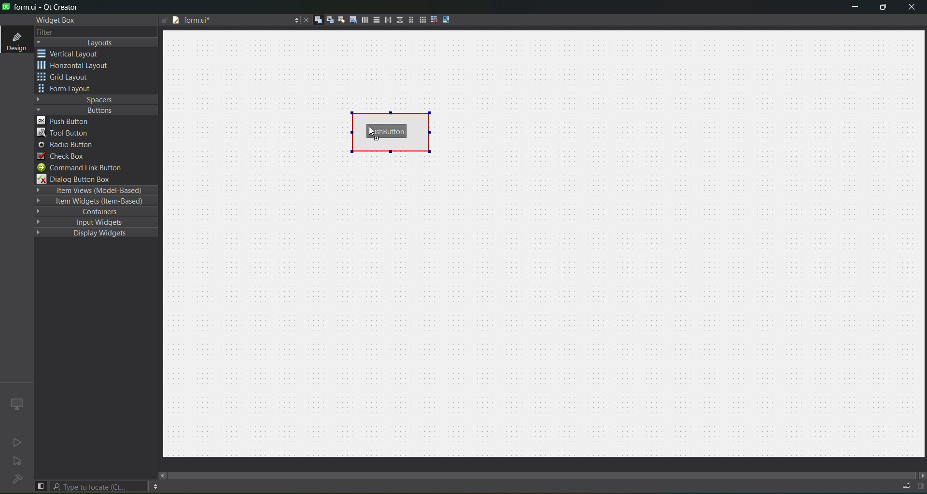  I want to click on no active, so click(15, 443).